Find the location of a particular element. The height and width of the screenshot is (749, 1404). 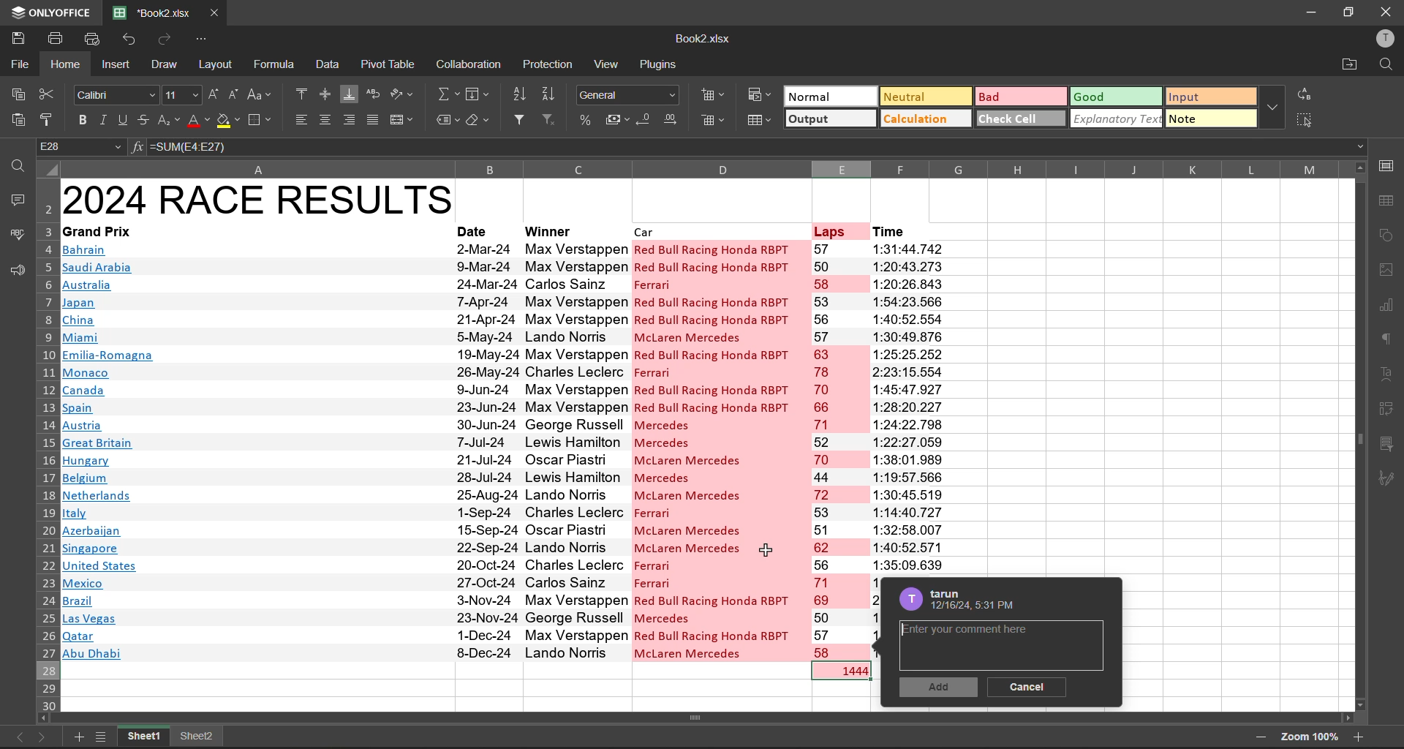

file is located at coordinates (18, 63).